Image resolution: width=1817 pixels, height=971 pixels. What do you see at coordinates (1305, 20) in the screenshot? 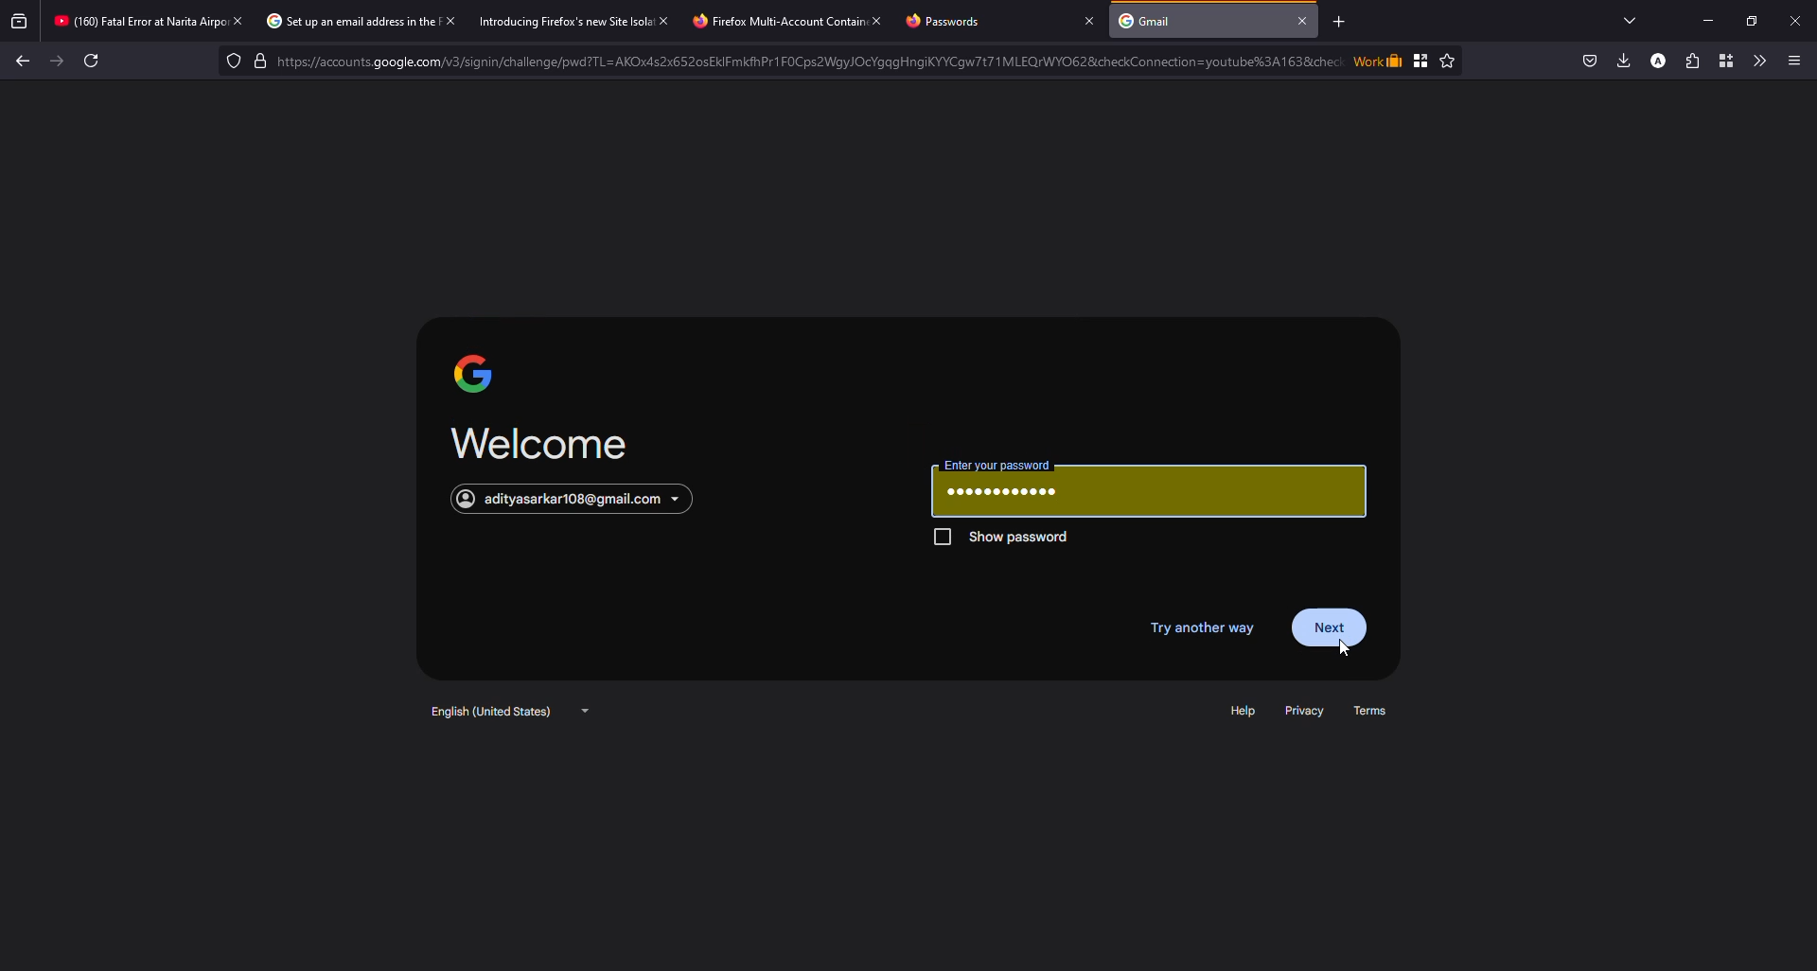
I see `close` at bounding box center [1305, 20].